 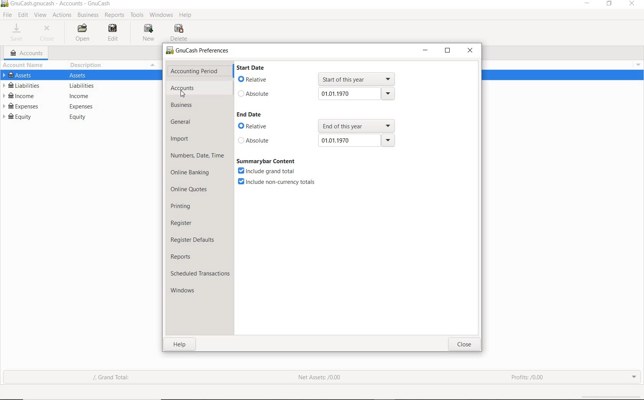 I want to click on ACCOUNT NAME, so click(x=25, y=66).